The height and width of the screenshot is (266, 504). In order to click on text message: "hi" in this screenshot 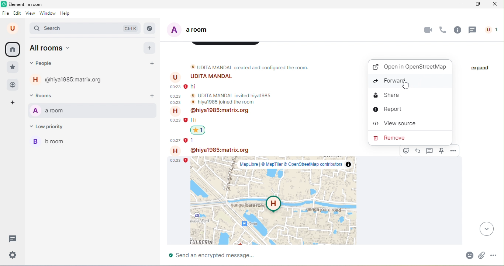, I will do `click(193, 87)`.